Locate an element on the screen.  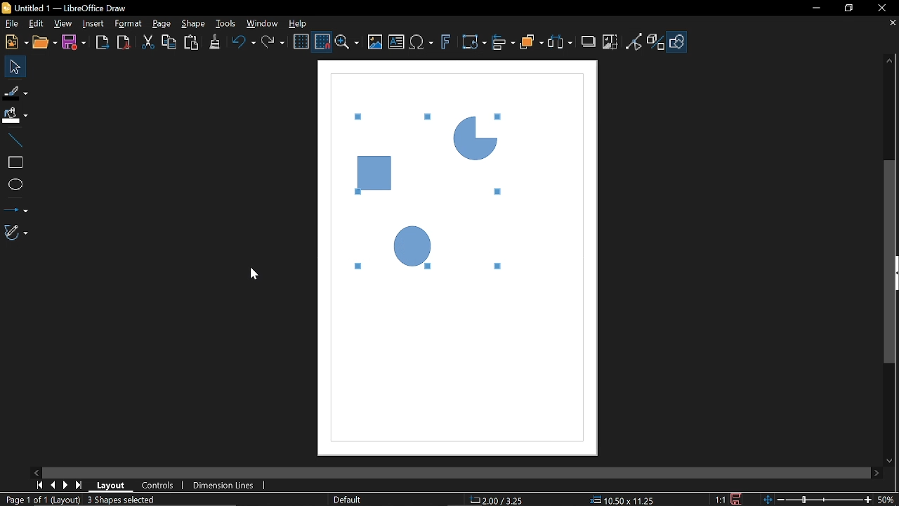
Format is located at coordinates (128, 24).